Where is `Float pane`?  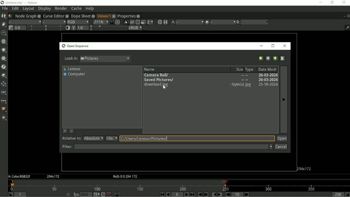 Float pane is located at coordinates (343, 16).